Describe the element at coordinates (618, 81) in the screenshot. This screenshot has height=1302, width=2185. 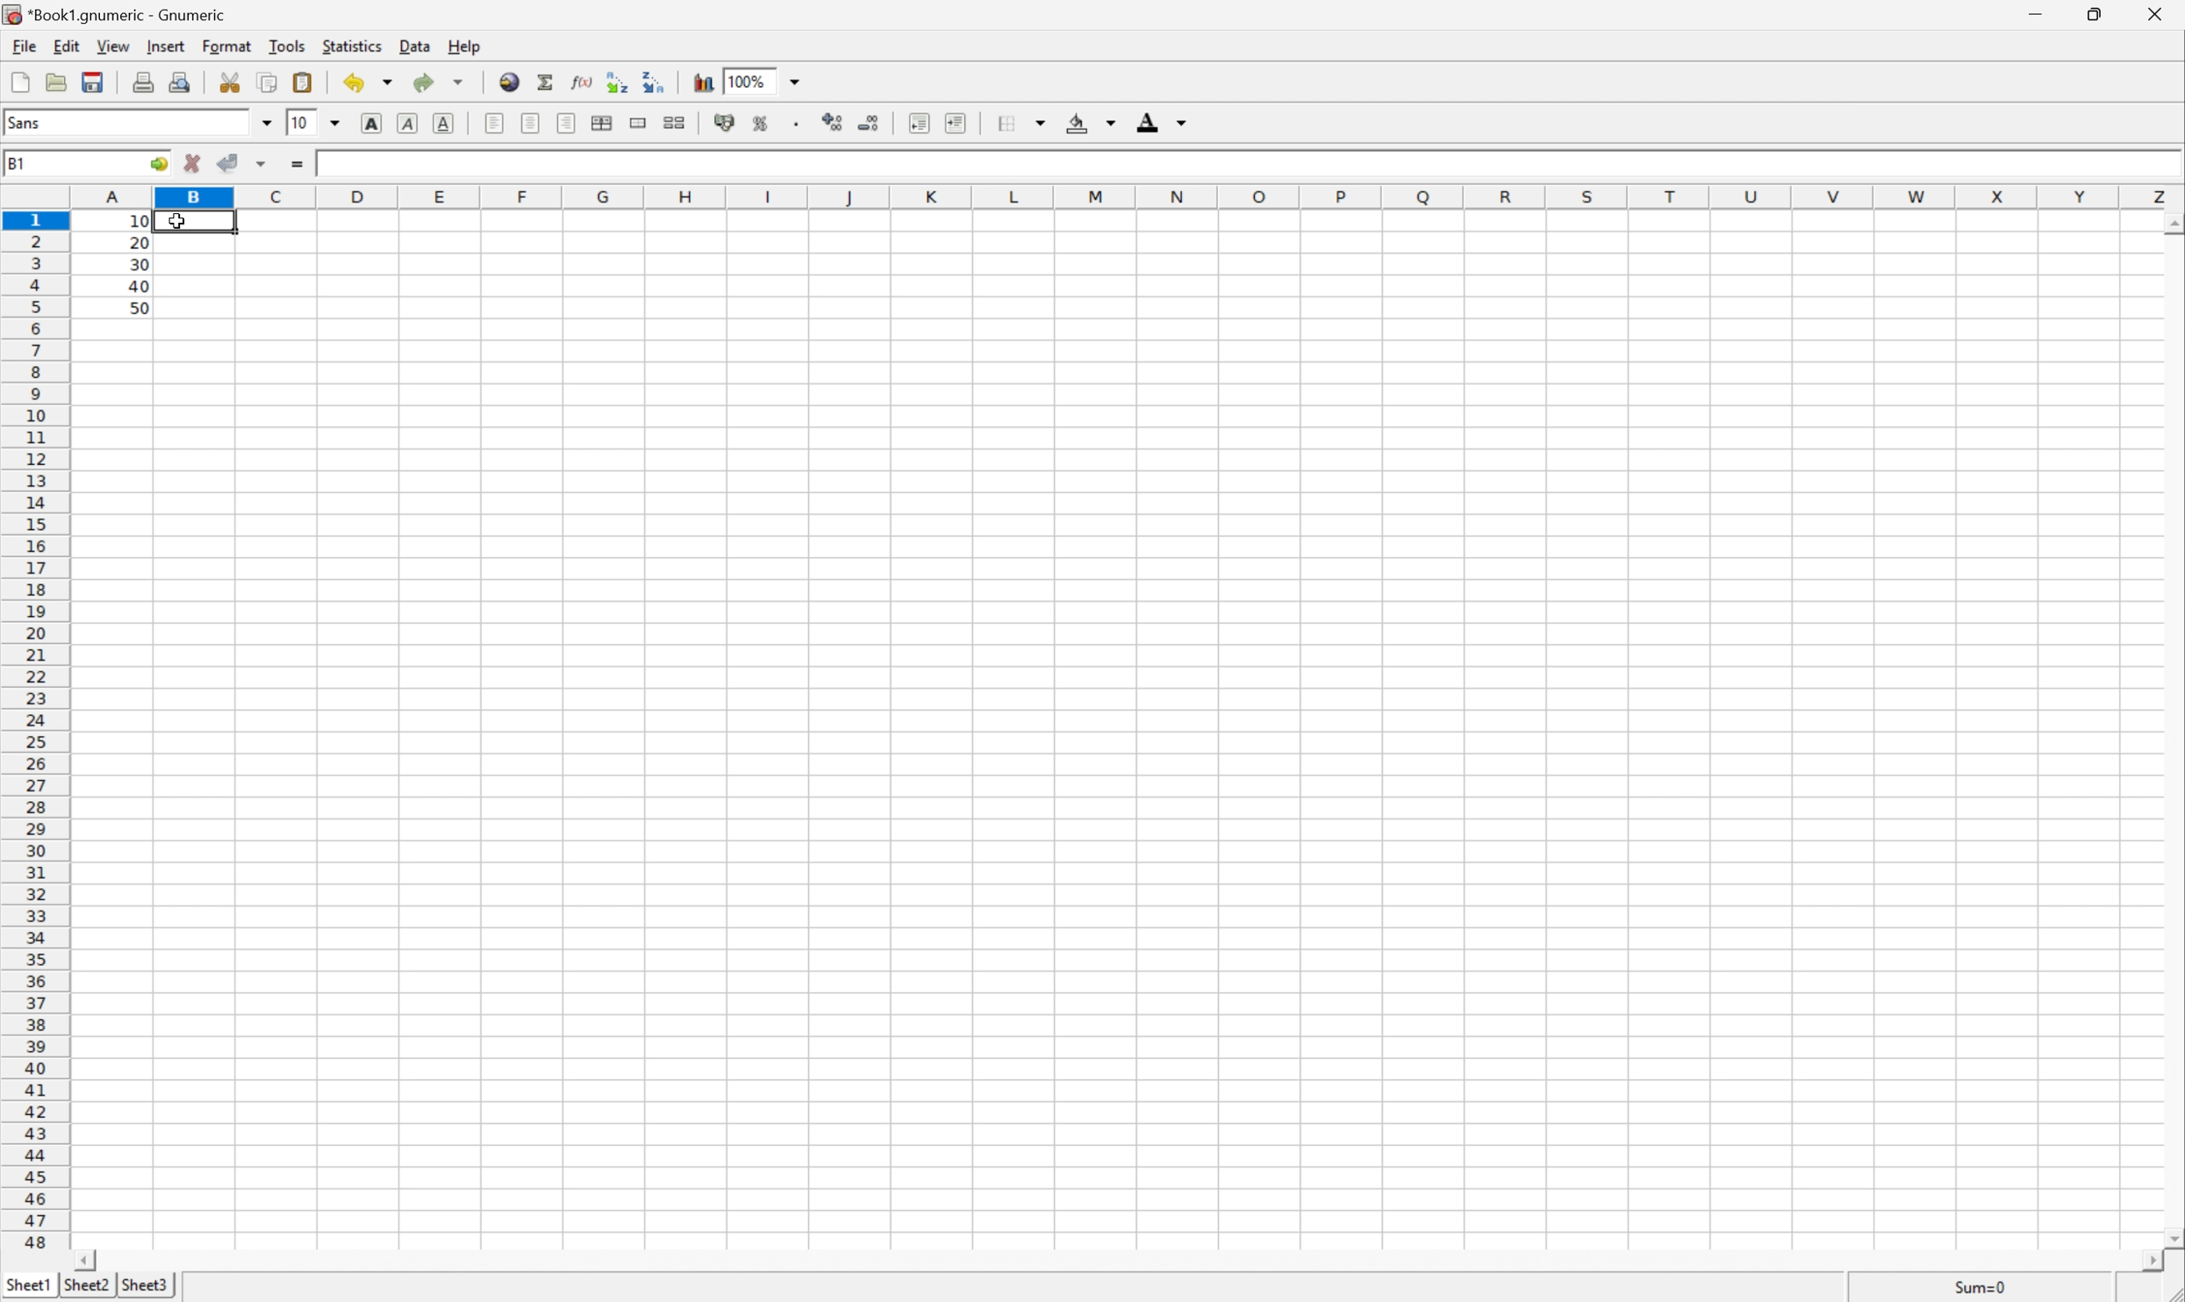
I see `Sort the selected region in ascending order based on the first column selected` at that location.